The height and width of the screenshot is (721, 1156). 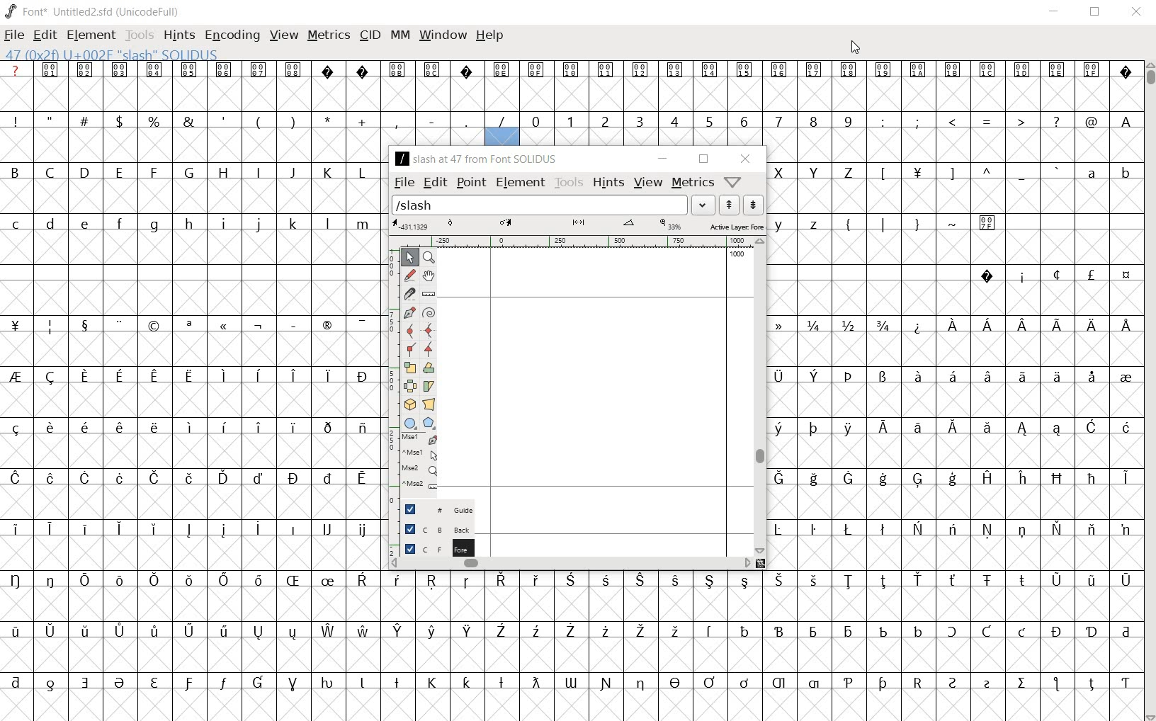 What do you see at coordinates (284, 35) in the screenshot?
I see `VIEW` at bounding box center [284, 35].